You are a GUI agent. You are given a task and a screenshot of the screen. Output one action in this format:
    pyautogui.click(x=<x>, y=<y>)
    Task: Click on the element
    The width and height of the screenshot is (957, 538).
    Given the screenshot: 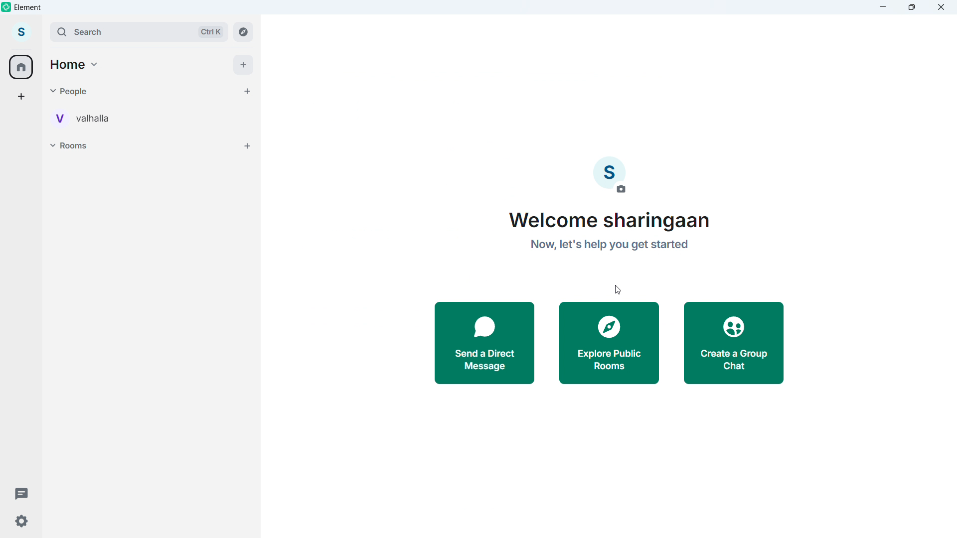 What is the action you would take?
    pyautogui.click(x=28, y=8)
    